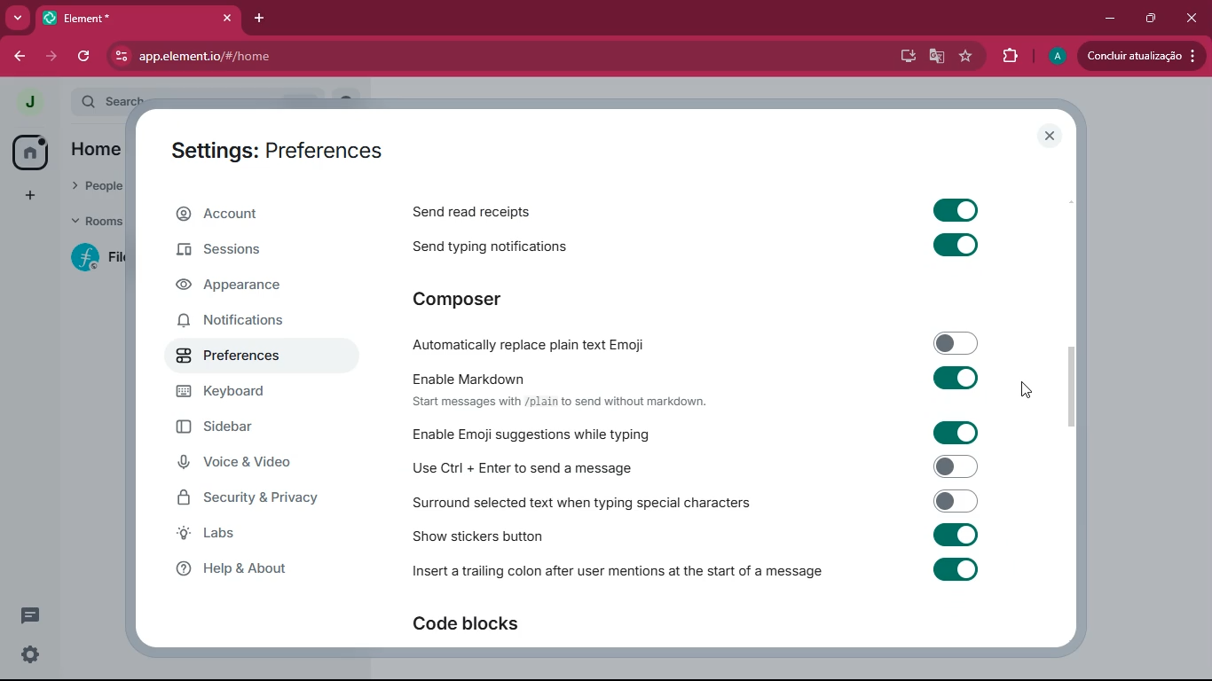 The width and height of the screenshot is (1212, 681). What do you see at coordinates (259, 427) in the screenshot?
I see `sidebar` at bounding box center [259, 427].